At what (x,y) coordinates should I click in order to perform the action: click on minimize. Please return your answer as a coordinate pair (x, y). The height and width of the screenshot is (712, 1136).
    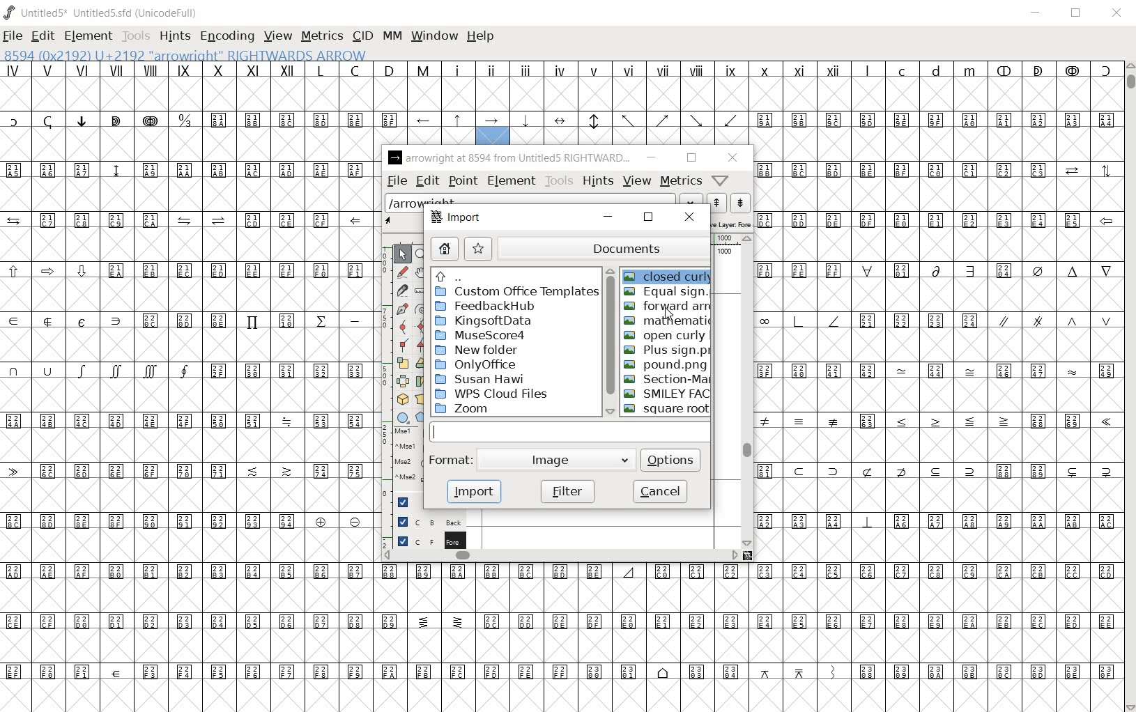
    Looking at the image, I should click on (607, 217).